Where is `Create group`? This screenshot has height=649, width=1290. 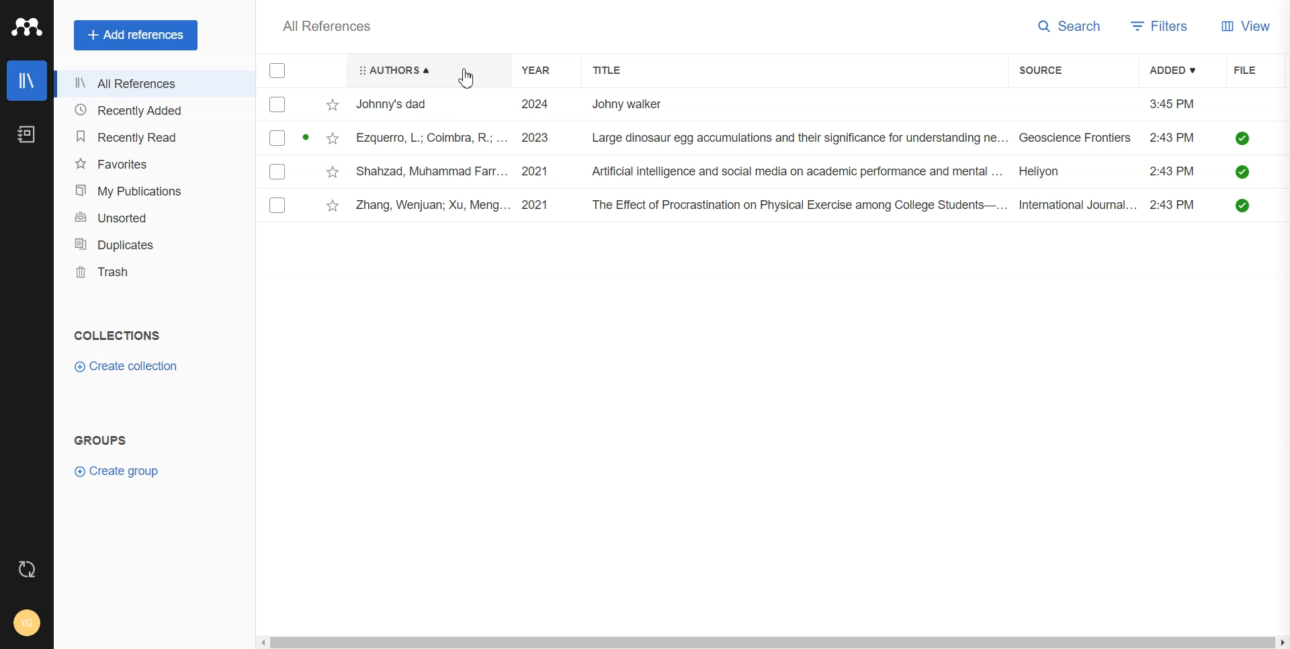
Create group is located at coordinates (124, 473).